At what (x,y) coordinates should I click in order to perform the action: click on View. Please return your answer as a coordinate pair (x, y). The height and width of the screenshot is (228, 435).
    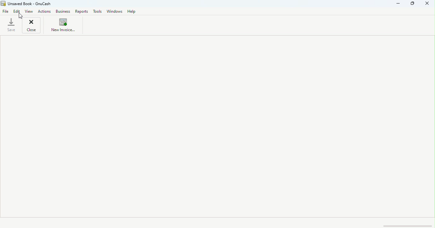
    Looking at the image, I should click on (29, 11).